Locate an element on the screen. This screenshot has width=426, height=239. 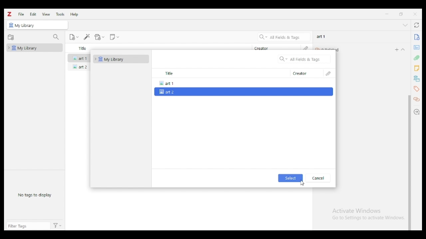
tools is located at coordinates (61, 14).